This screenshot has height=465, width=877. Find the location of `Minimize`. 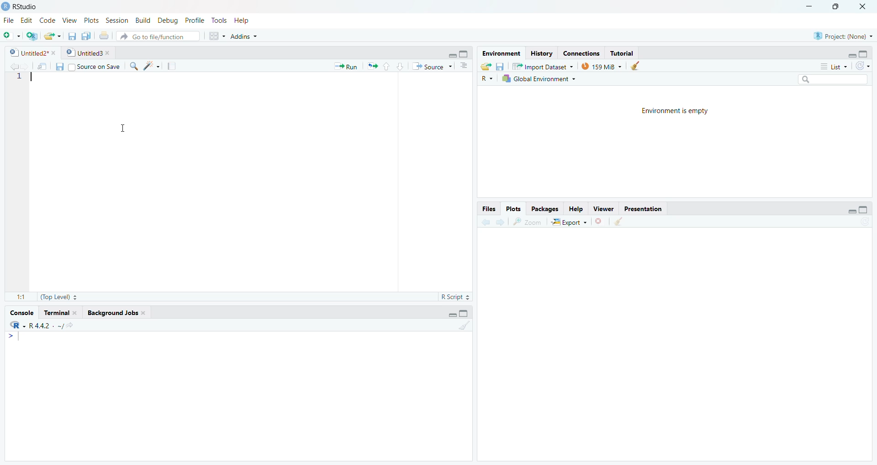

Minimize is located at coordinates (849, 211).